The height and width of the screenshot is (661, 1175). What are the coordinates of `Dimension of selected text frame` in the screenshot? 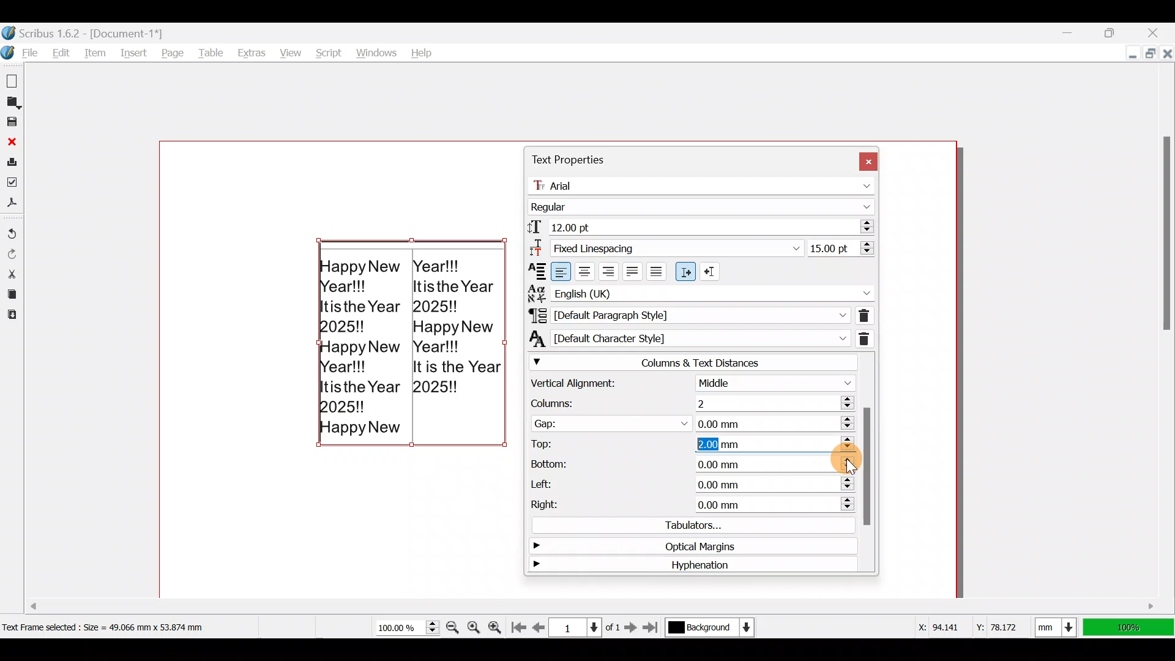 It's located at (120, 627).